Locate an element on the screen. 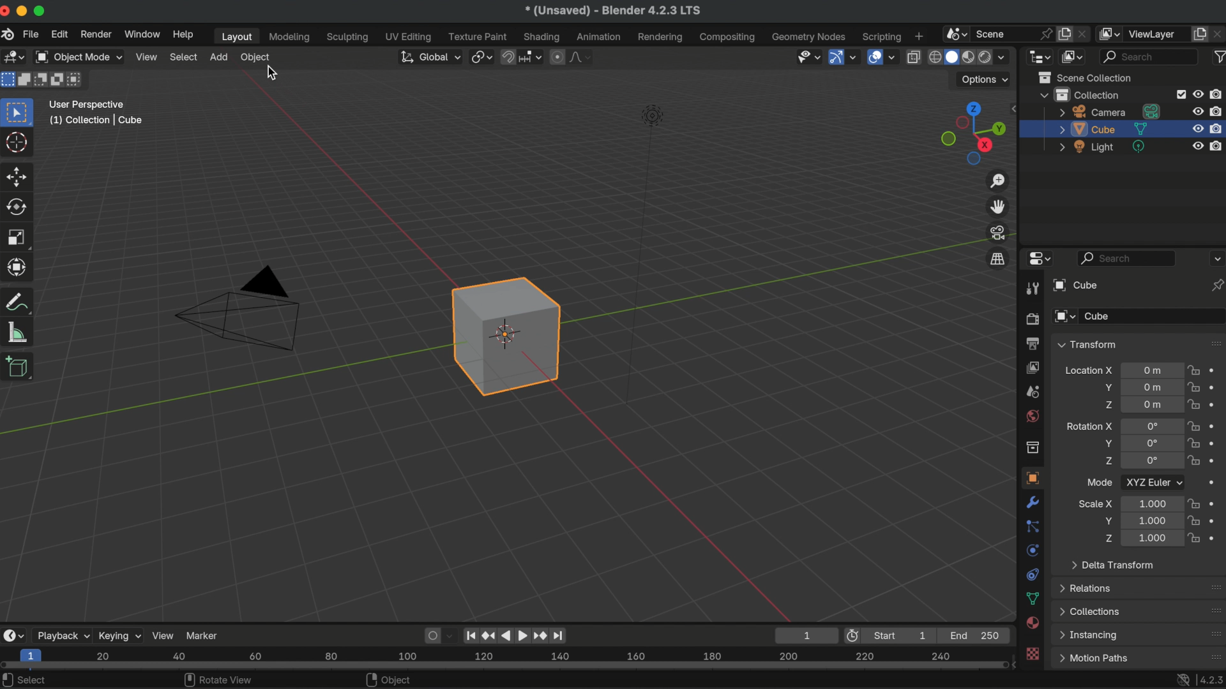 This screenshot has width=1226, height=689. editor type is located at coordinates (1040, 56).